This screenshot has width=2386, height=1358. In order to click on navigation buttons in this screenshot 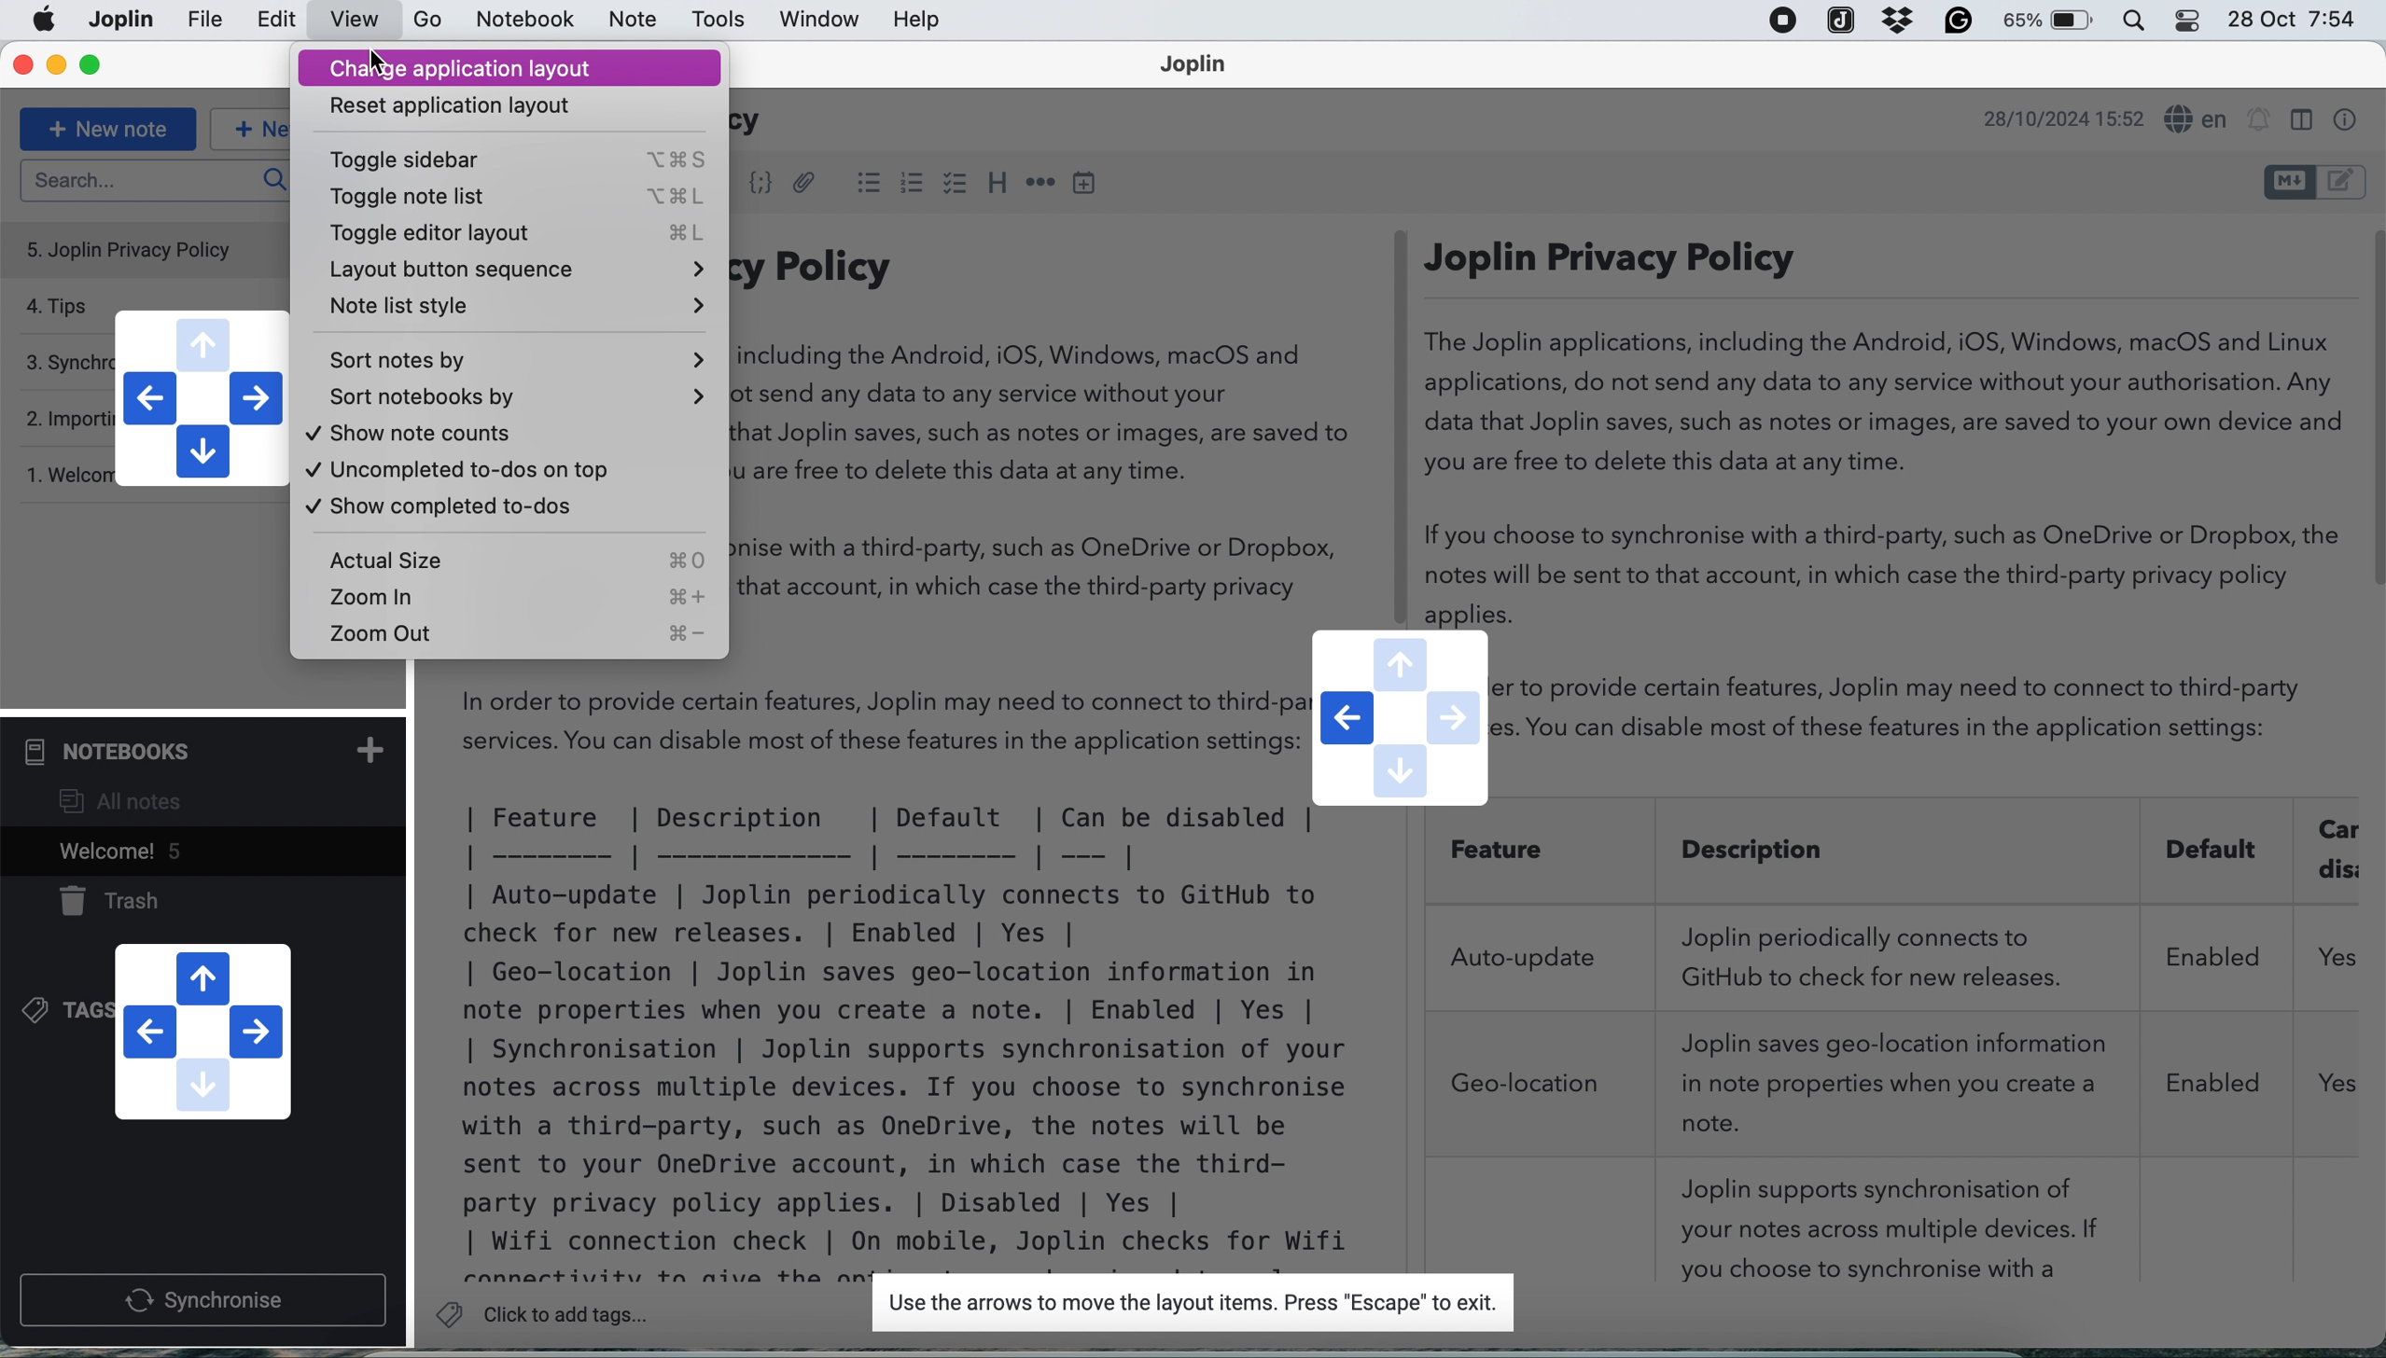, I will do `click(201, 397)`.